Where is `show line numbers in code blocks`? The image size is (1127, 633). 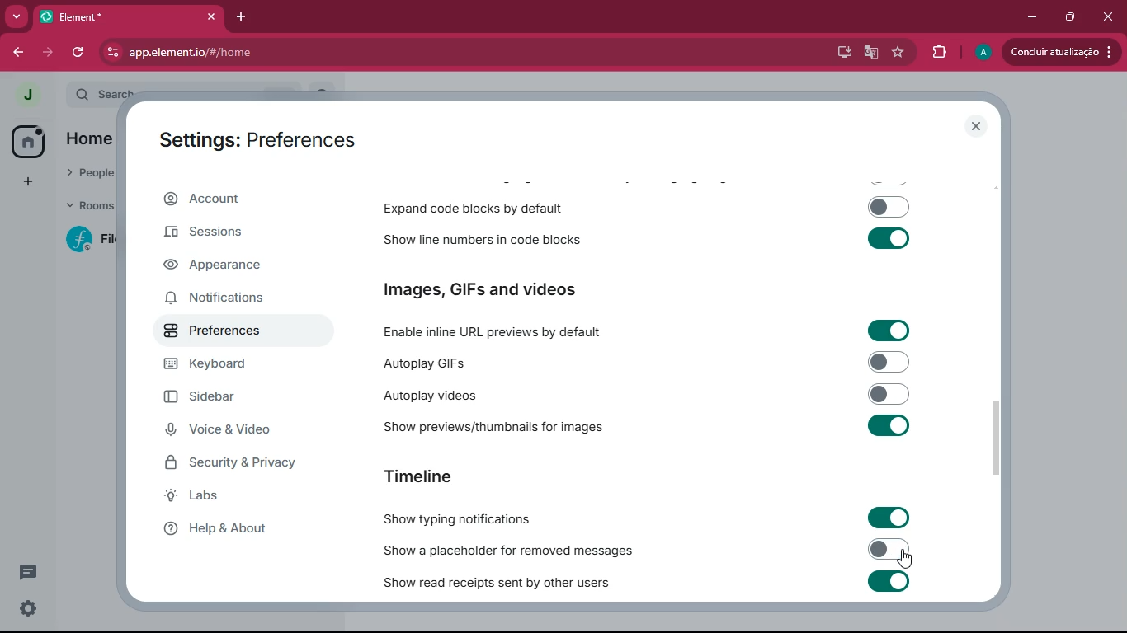 show line numbers in code blocks is located at coordinates (480, 238).